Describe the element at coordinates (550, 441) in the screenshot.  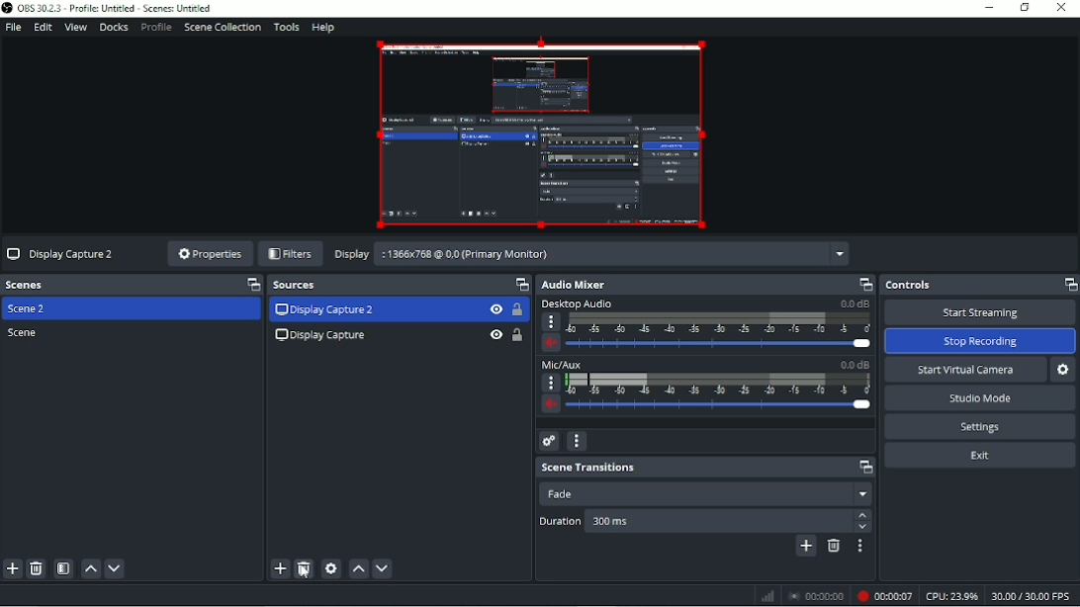
I see `Advanced audio properties` at that location.